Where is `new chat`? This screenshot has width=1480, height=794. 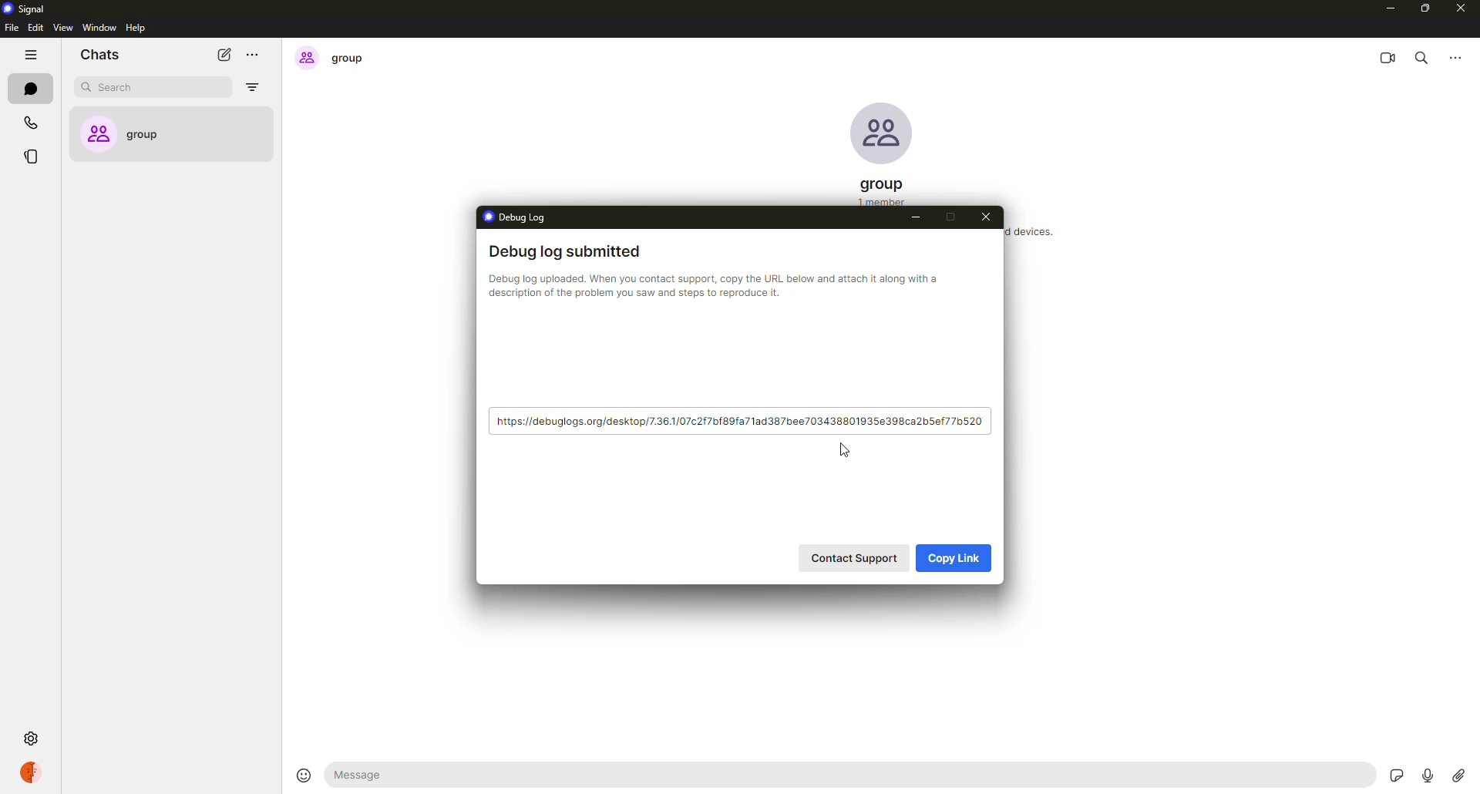
new chat is located at coordinates (224, 54).